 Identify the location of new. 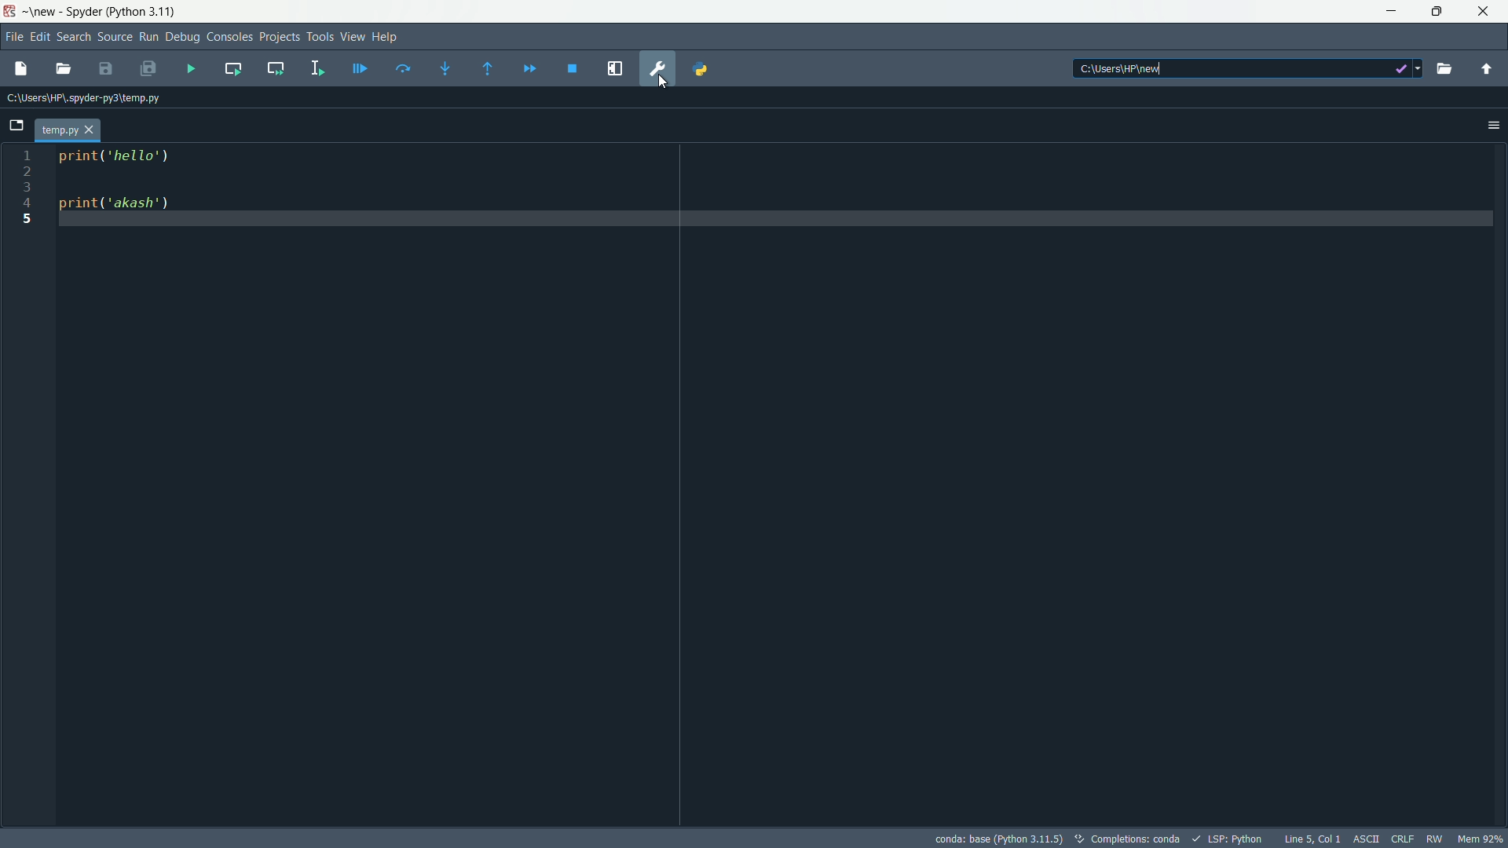
(42, 14).